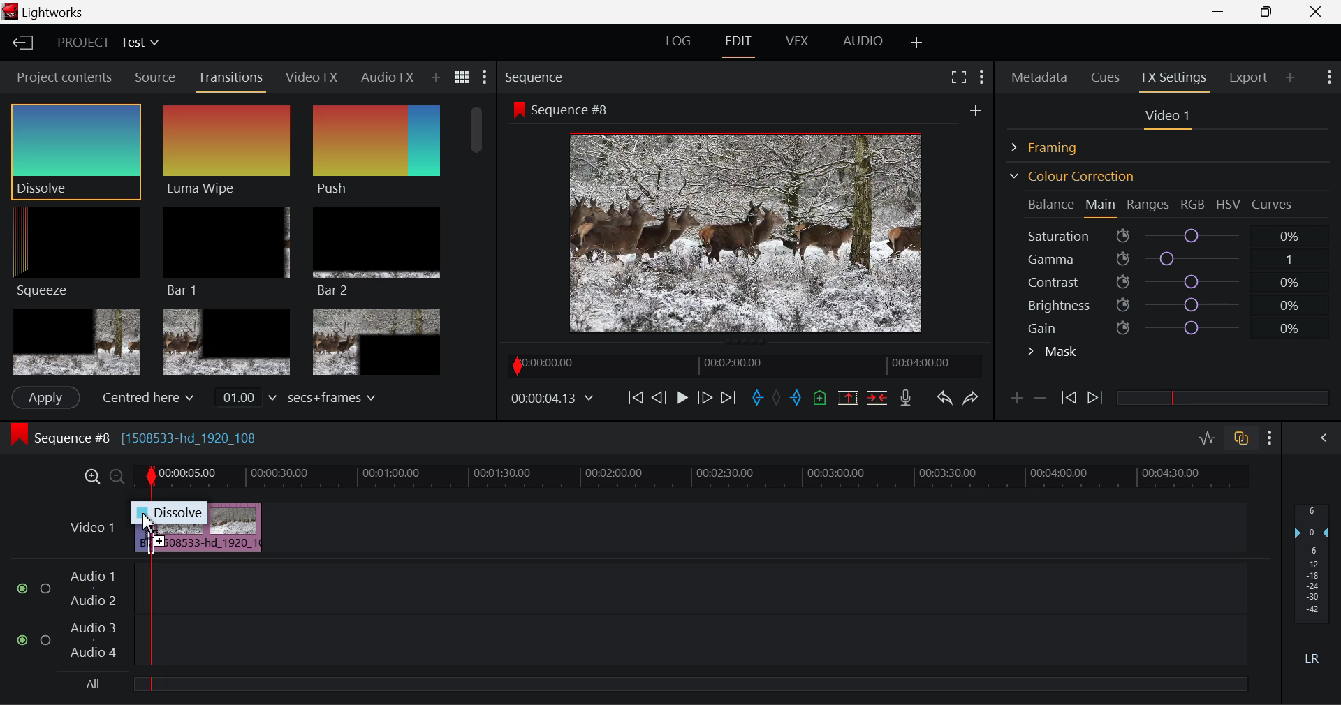 This screenshot has height=705, width=1341. I want to click on Ranges, so click(1148, 206).